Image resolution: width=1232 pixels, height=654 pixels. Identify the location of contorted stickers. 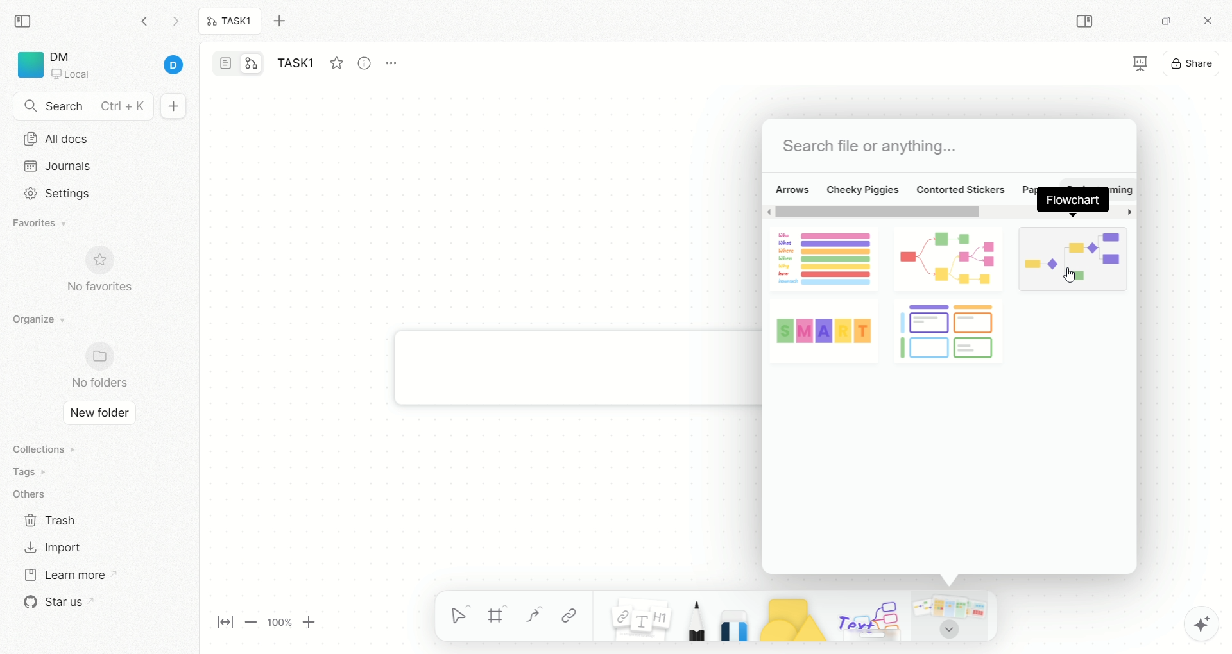
(961, 189).